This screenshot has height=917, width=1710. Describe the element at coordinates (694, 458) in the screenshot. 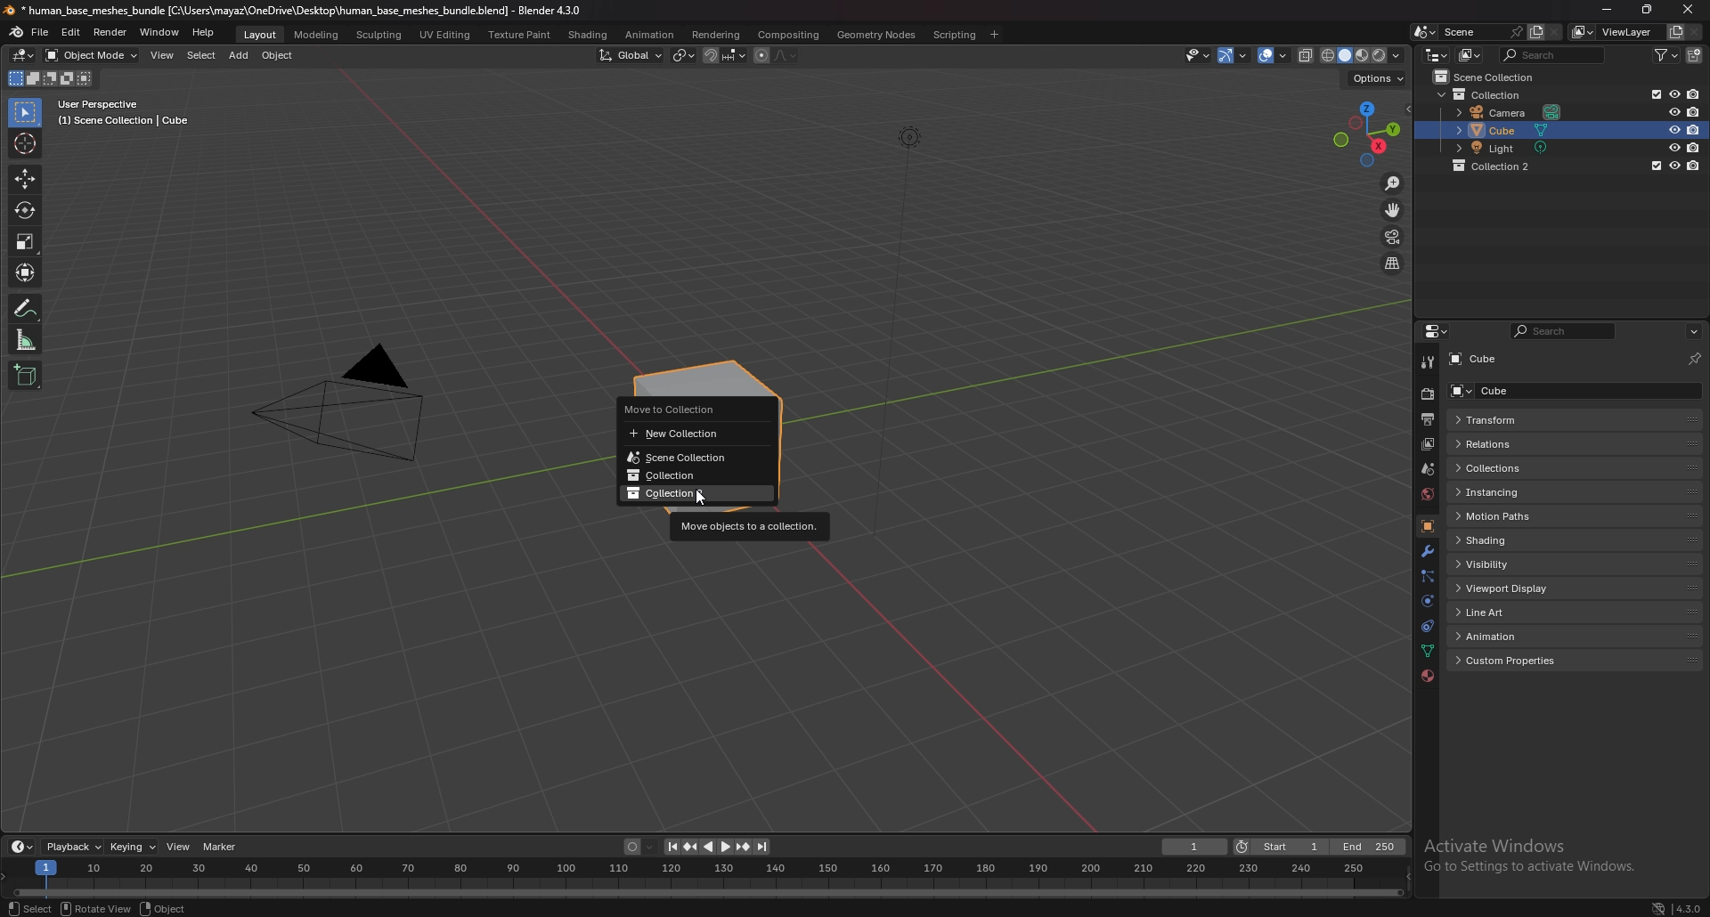

I see `scene collection` at that location.